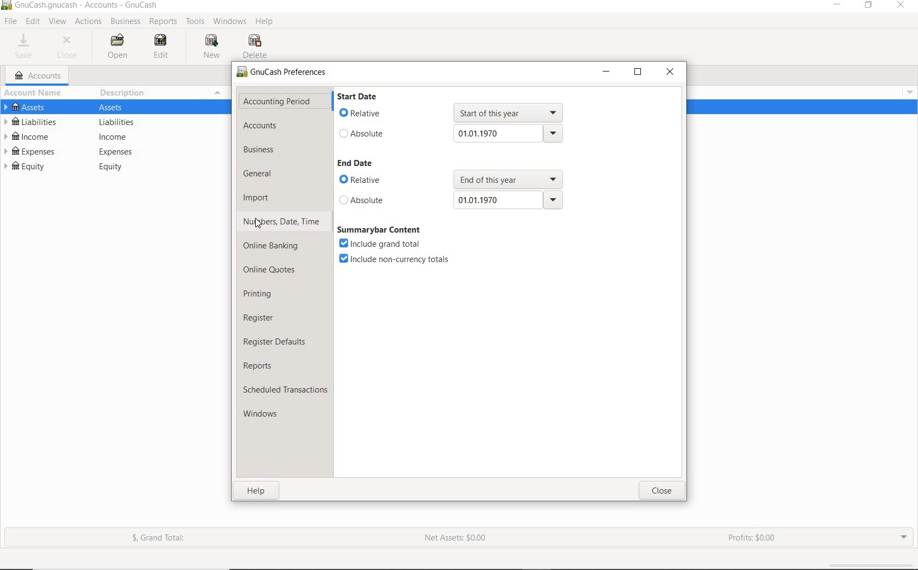 This screenshot has width=918, height=570. What do you see at coordinates (362, 114) in the screenshot?
I see `relative` at bounding box center [362, 114].